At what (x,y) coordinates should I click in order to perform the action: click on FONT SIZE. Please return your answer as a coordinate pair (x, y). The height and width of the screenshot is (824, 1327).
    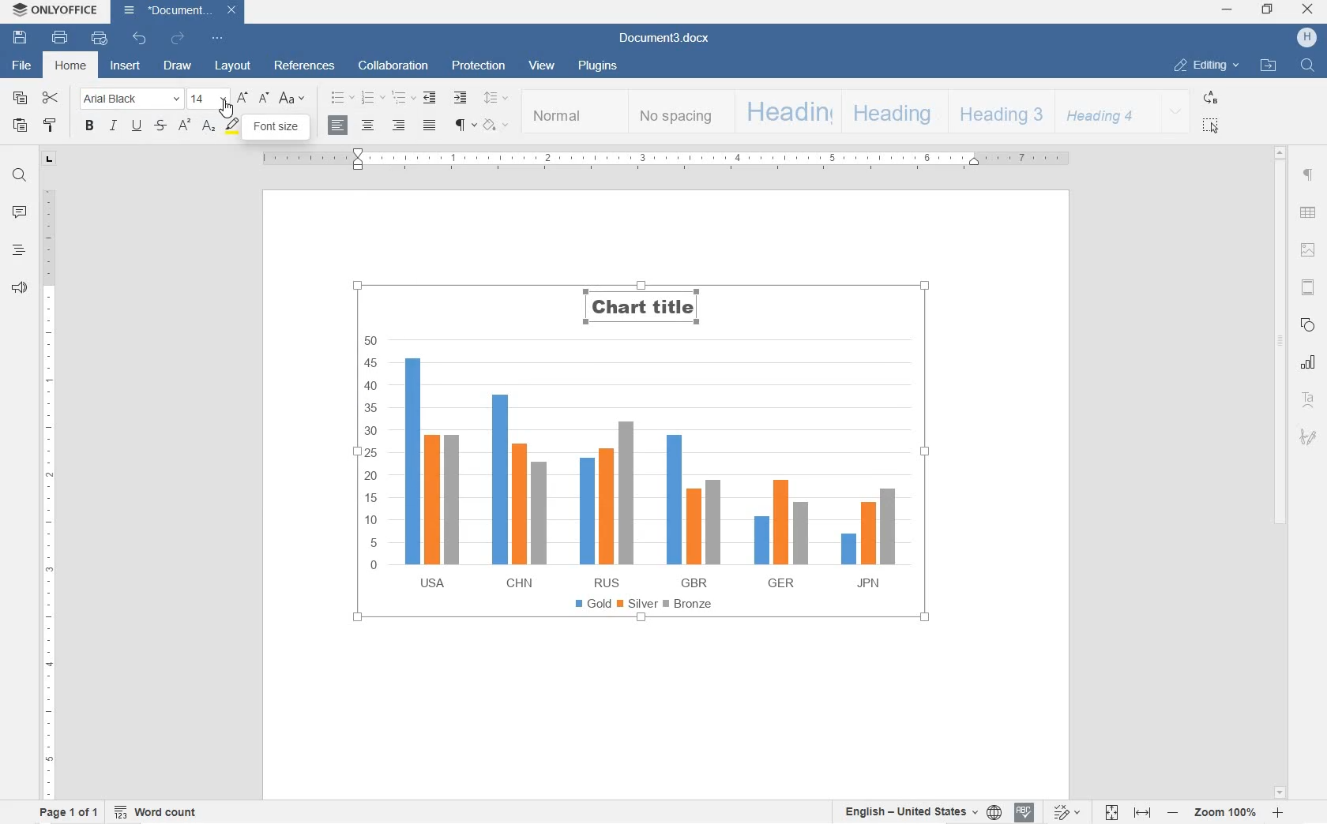
    Looking at the image, I should click on (276, 129).